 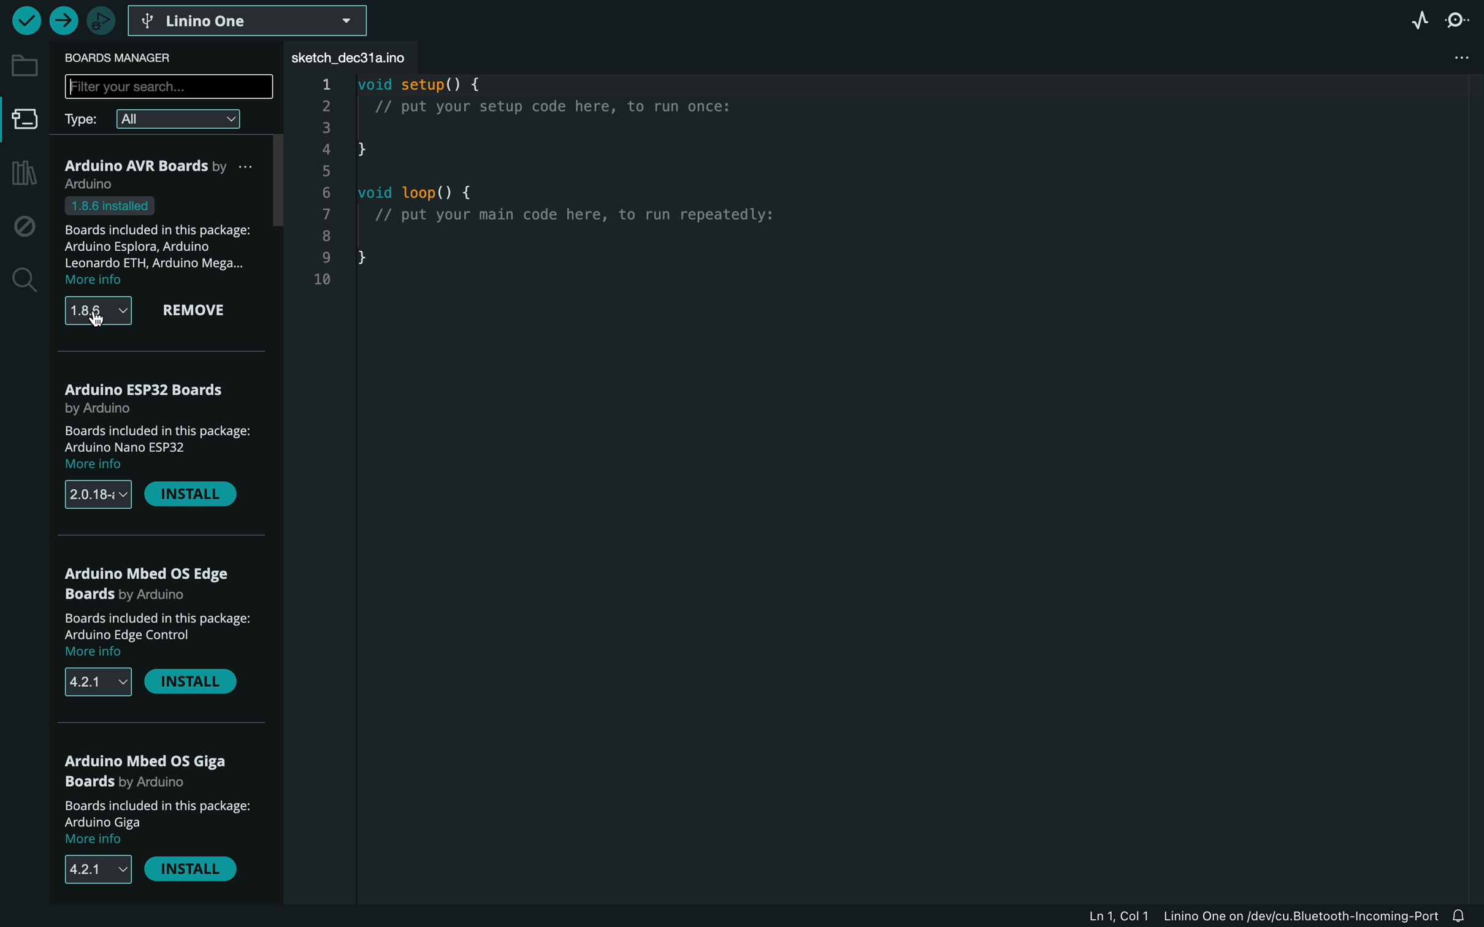 I want to click on verify, so click(x=25, y=20).